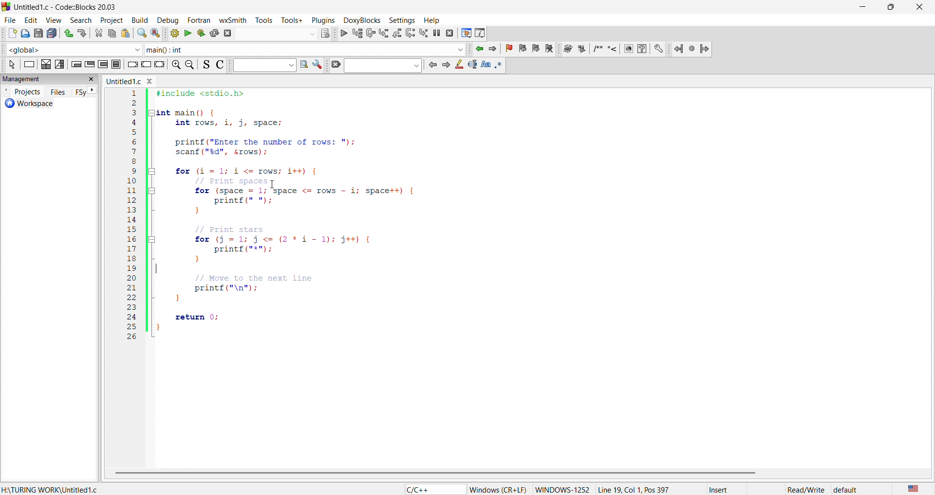  I want to click on Insert, so click(727, 489).